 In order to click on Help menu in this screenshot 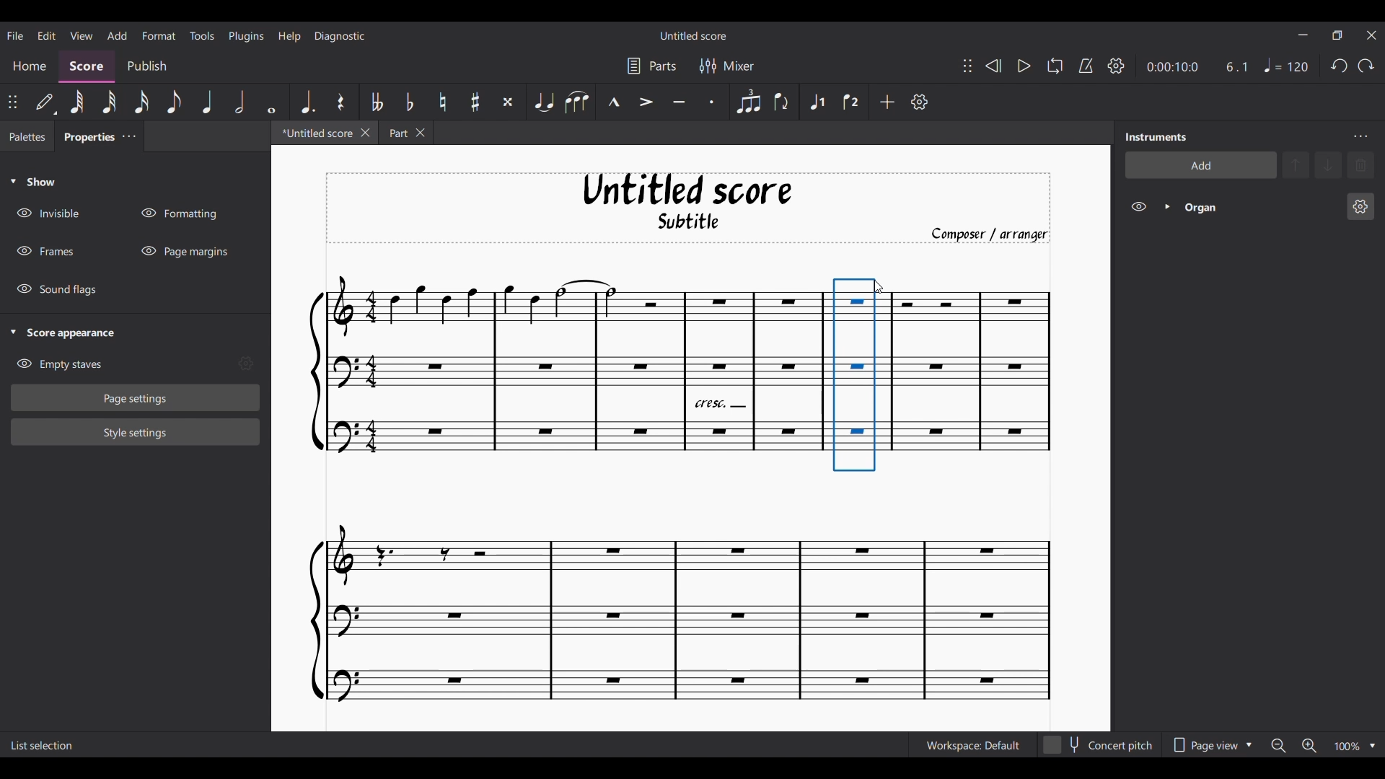, I will do `click(289, 36)`.